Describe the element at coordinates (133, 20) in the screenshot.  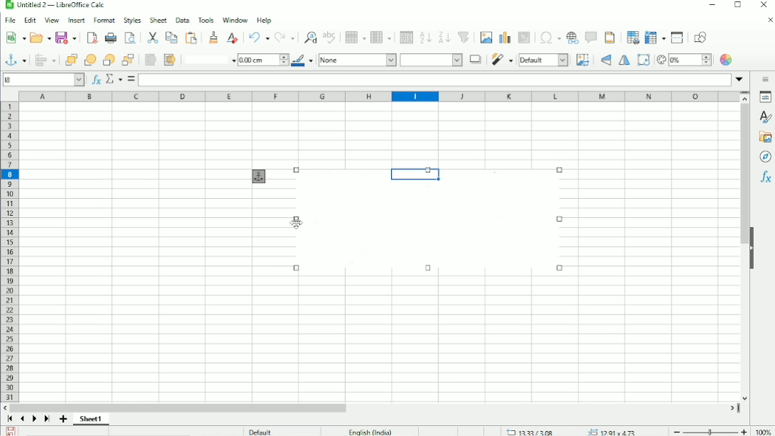
I see `Styles` at that location.